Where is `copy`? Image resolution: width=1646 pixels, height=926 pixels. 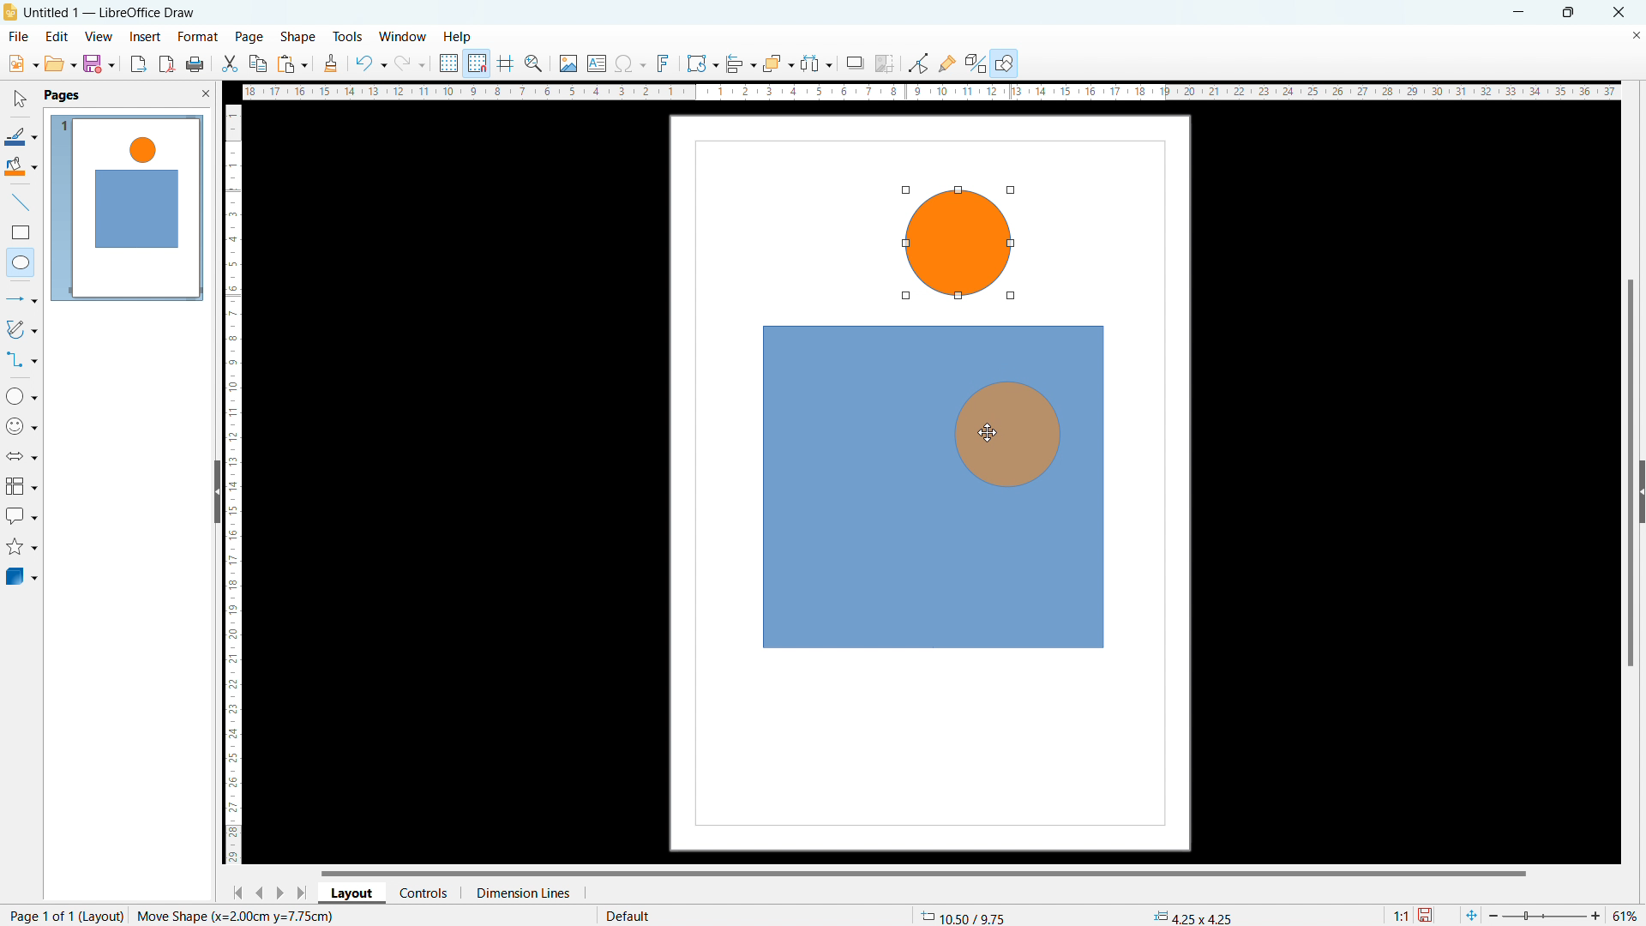 copy is located at coordinates (259, 63).